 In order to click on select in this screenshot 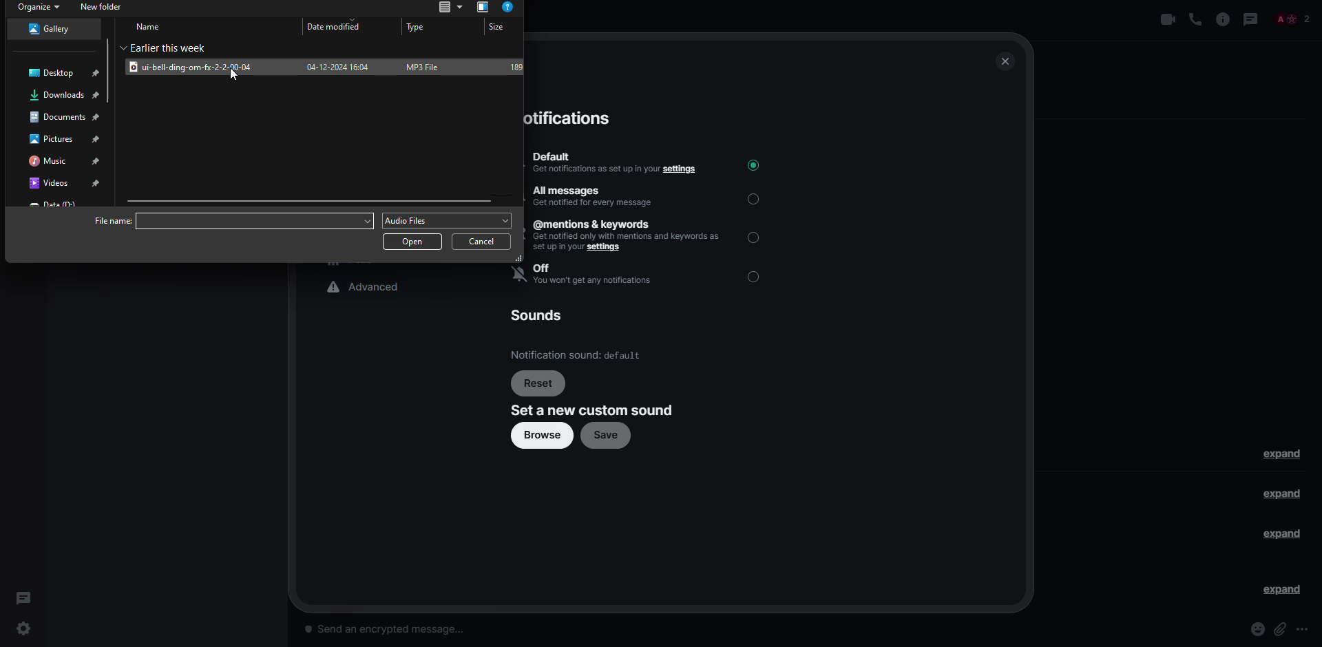, I will do `click(755, 277)`.